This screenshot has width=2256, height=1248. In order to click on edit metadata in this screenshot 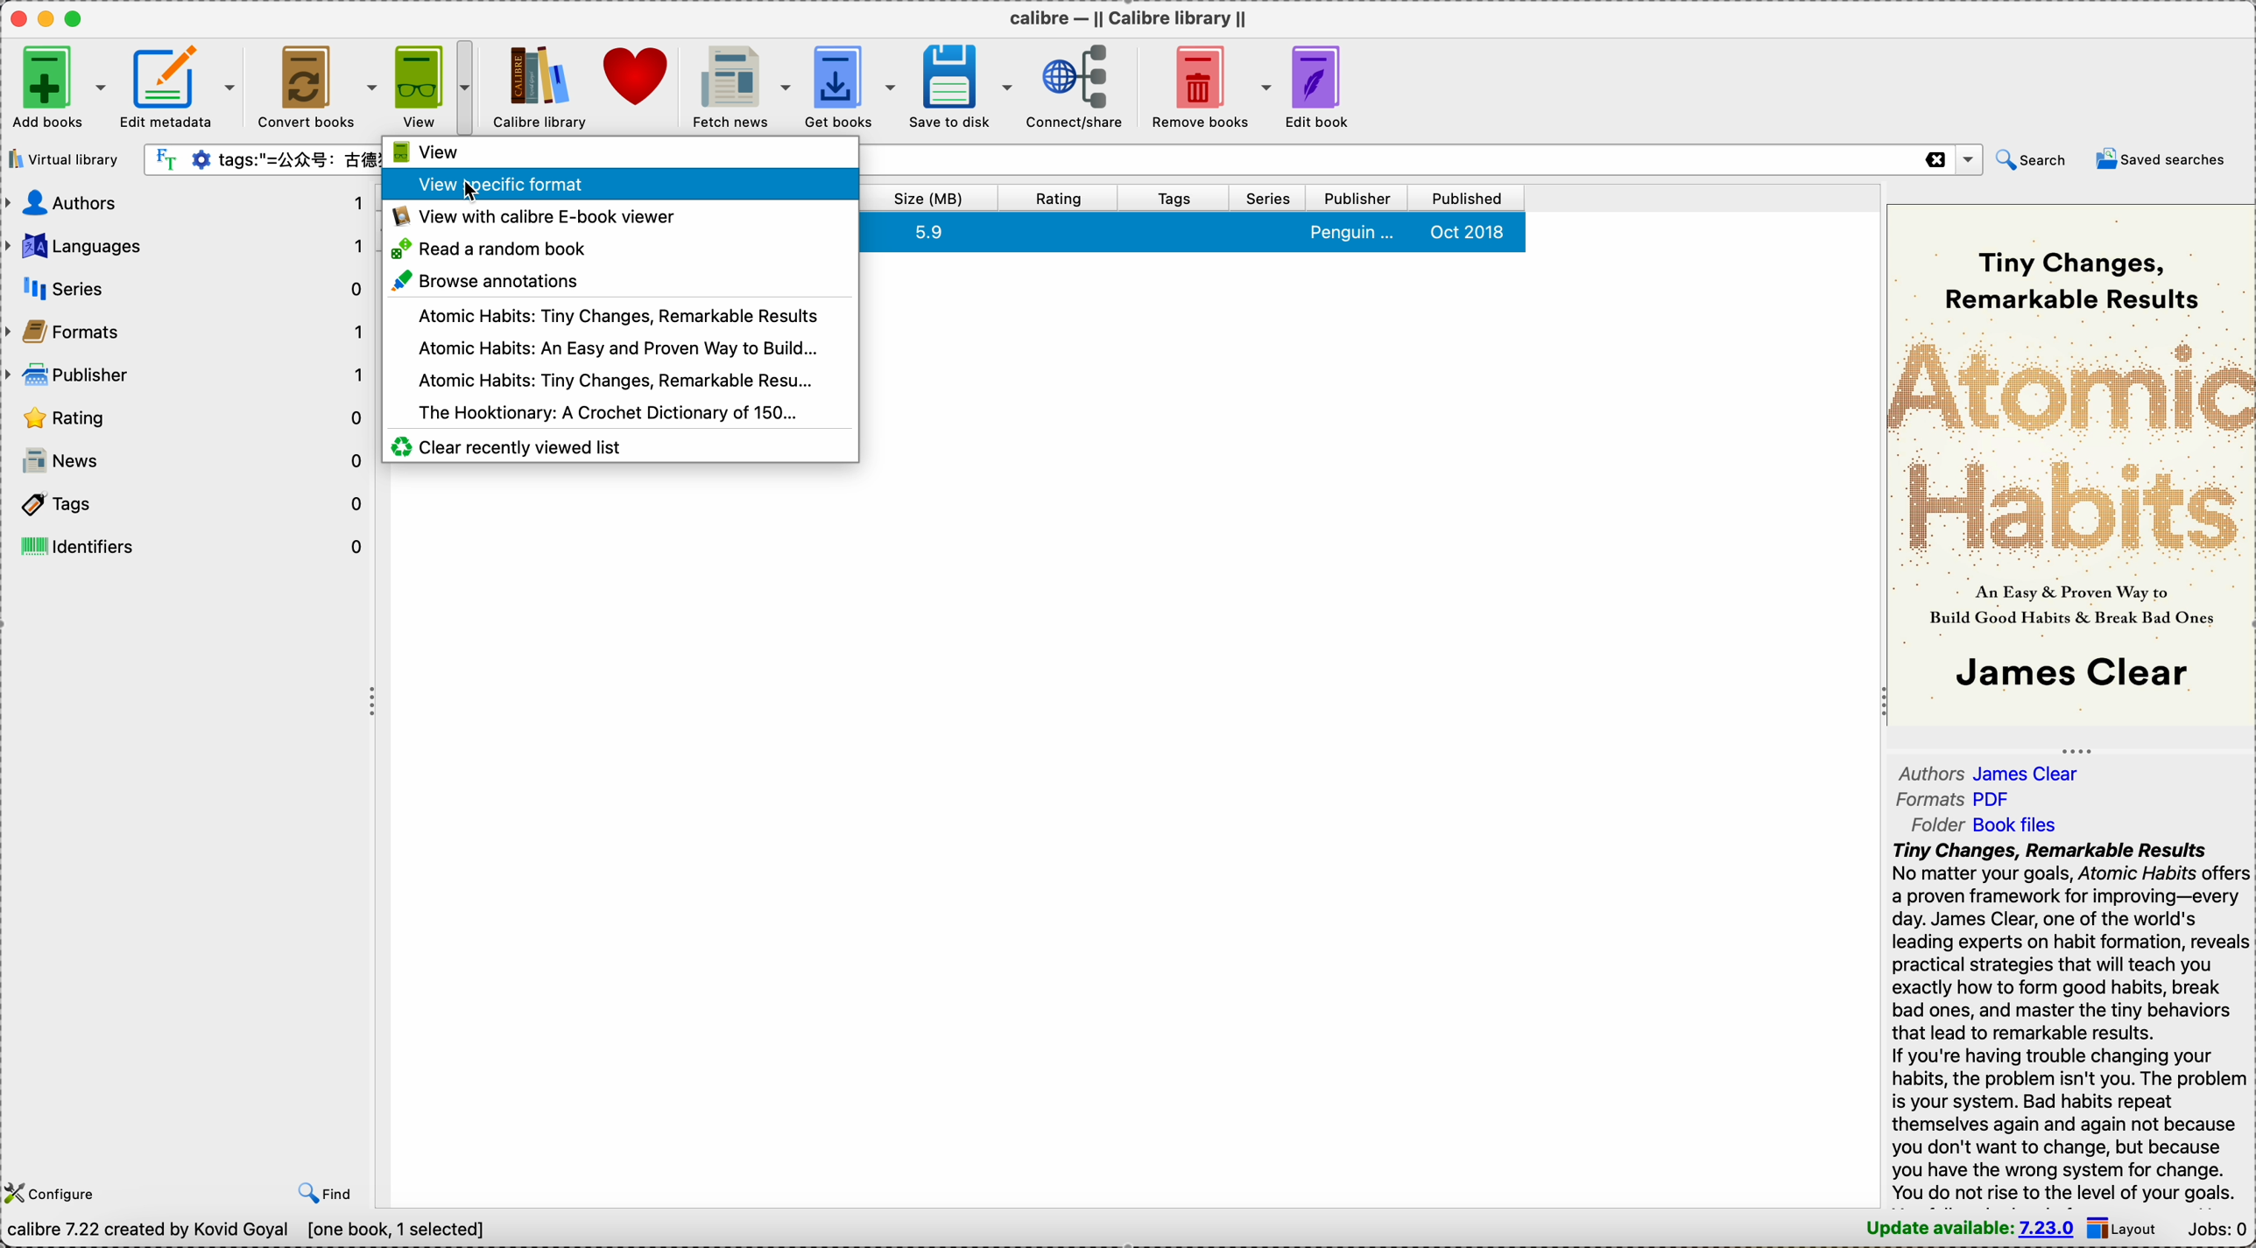, I will do `click(183, 83)`.